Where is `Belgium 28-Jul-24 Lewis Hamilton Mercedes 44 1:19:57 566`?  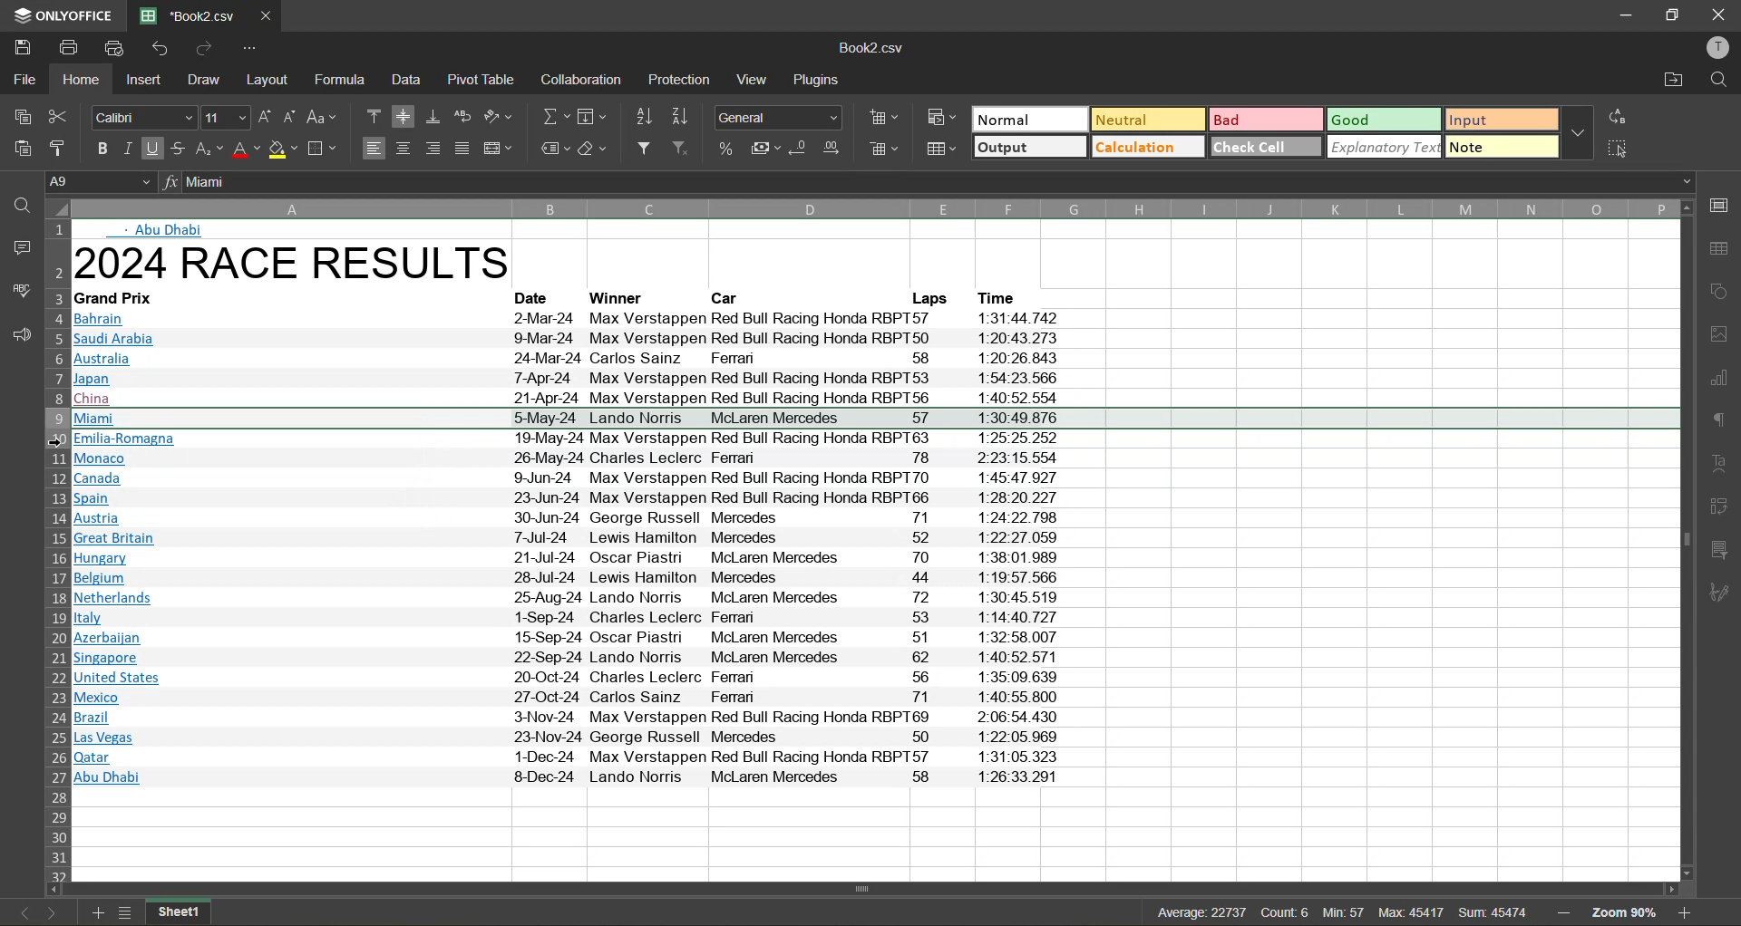 Belgium 28-Jul-24 Lewis Hamilton Mercedes 44 1:19:57 566 is located at coordinates (568, 578).